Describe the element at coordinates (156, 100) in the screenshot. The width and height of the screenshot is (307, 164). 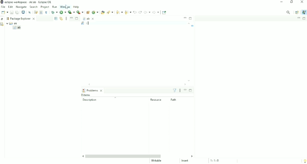
I see `Resource` at that location.